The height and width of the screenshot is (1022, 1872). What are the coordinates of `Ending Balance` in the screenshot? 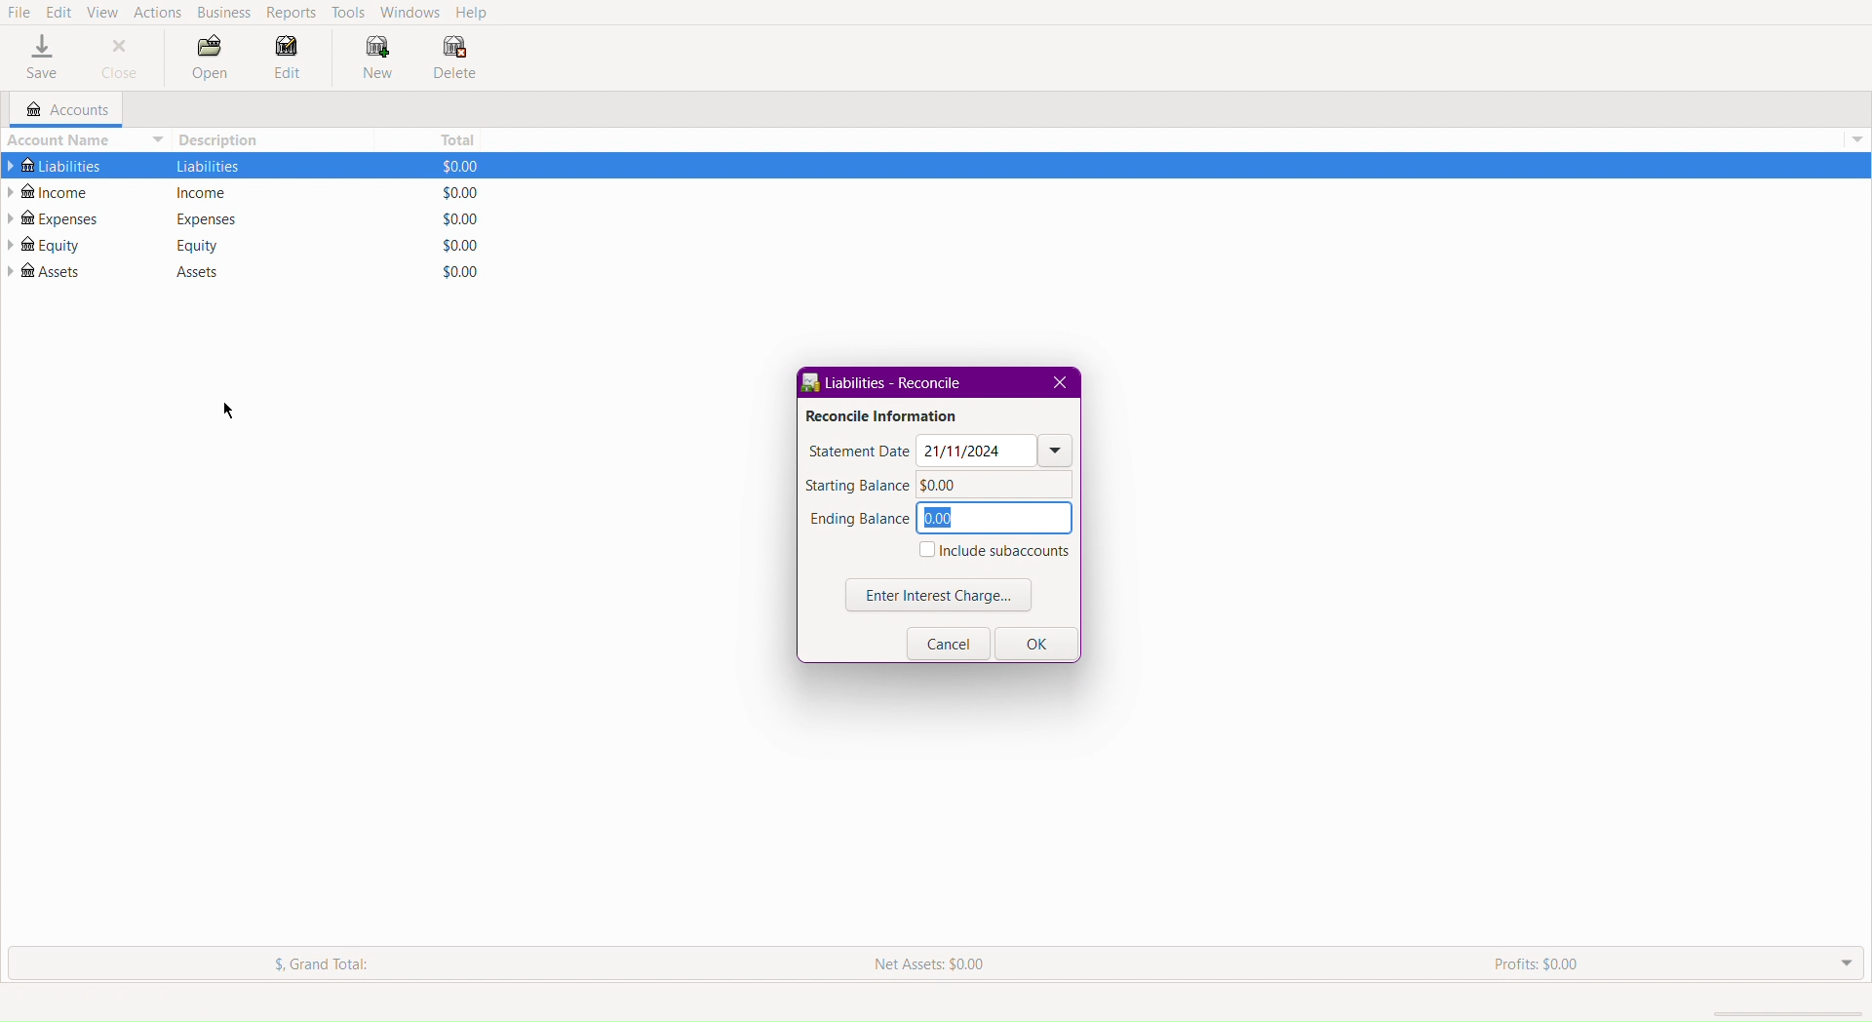 It's located at (858, 519).